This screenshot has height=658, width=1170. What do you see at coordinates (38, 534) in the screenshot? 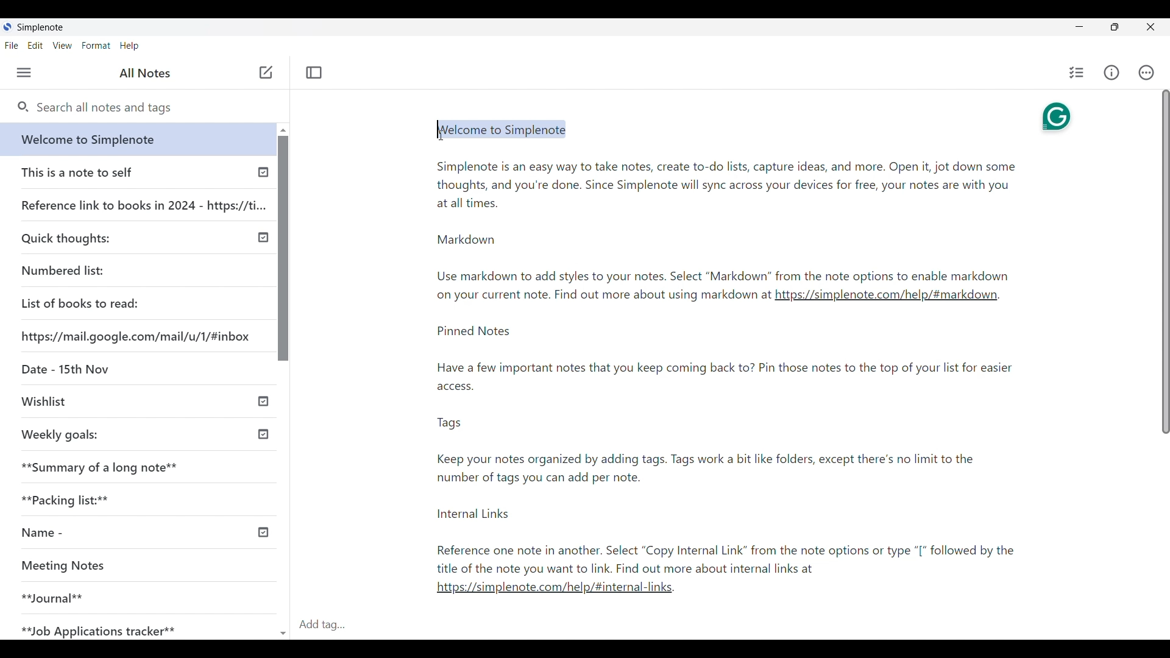
I see `Name` at bounding box center [38, 534].